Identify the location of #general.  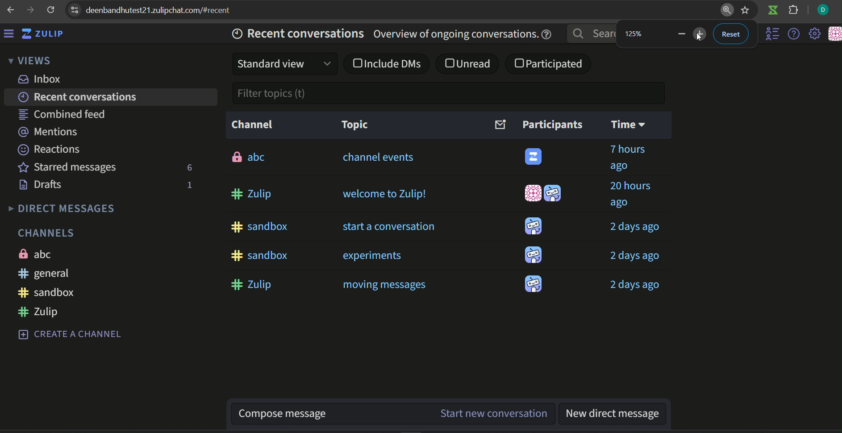
(45, 273).